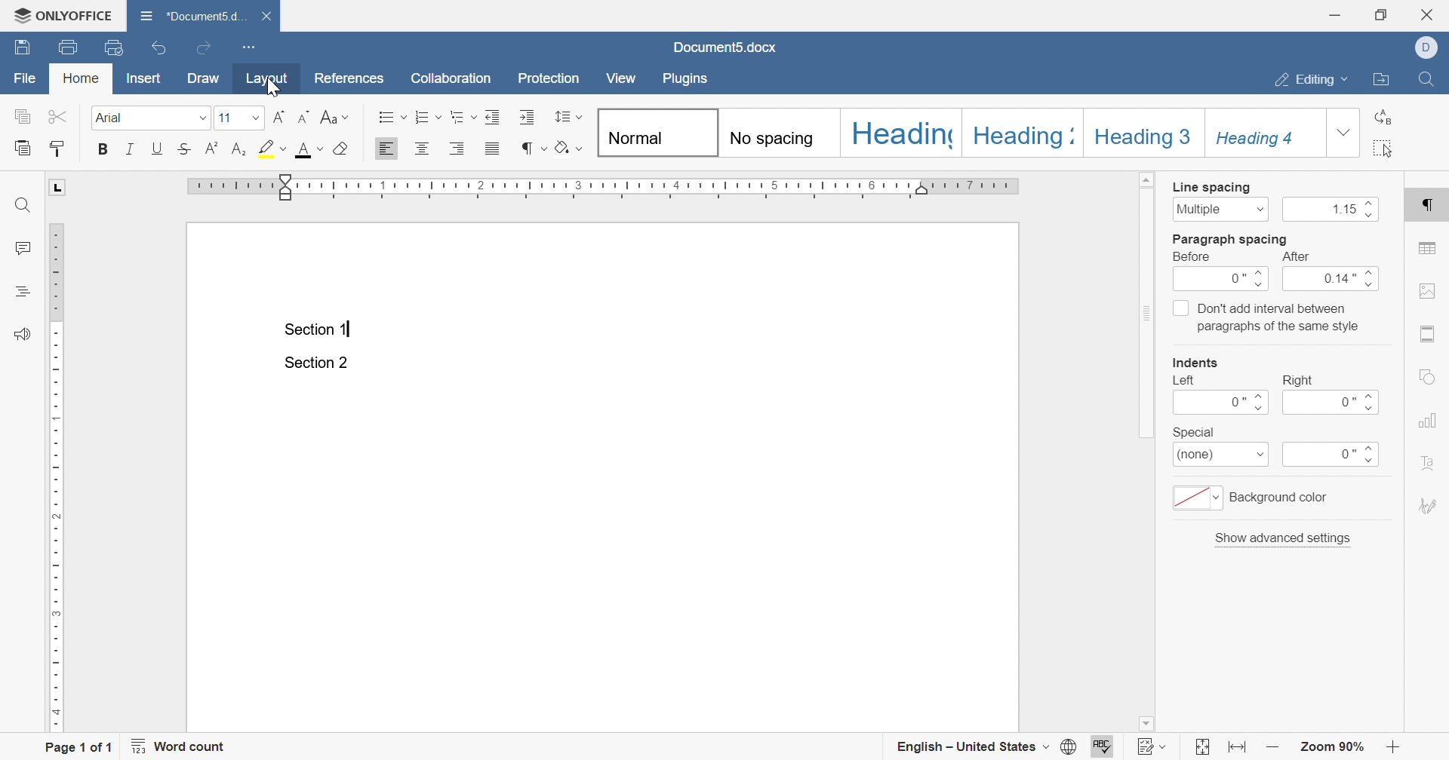  What do you see at coordinates (82, 78) in the screenshot?
I see `home` at bounding box center [82, 78].